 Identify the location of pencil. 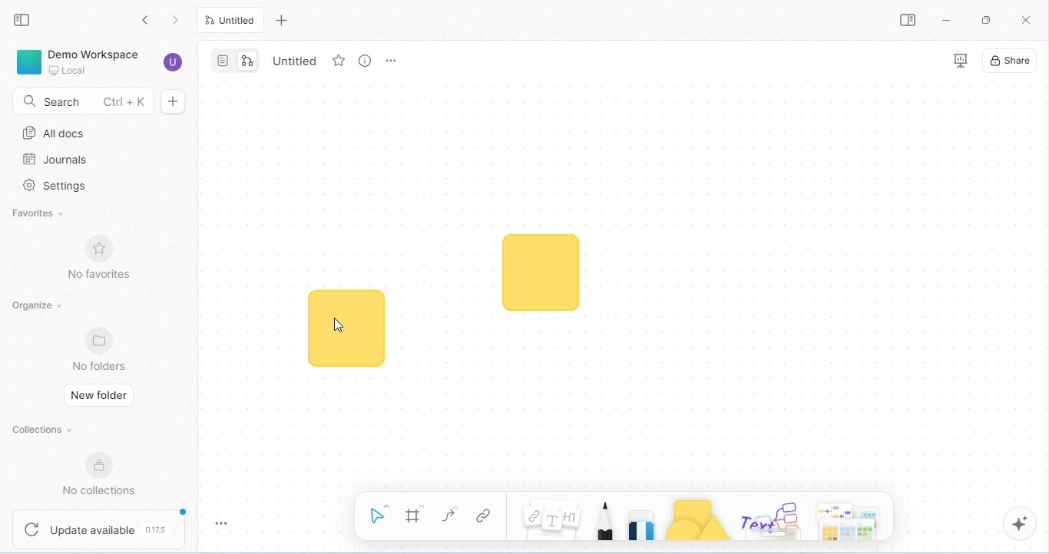
(605, 519).